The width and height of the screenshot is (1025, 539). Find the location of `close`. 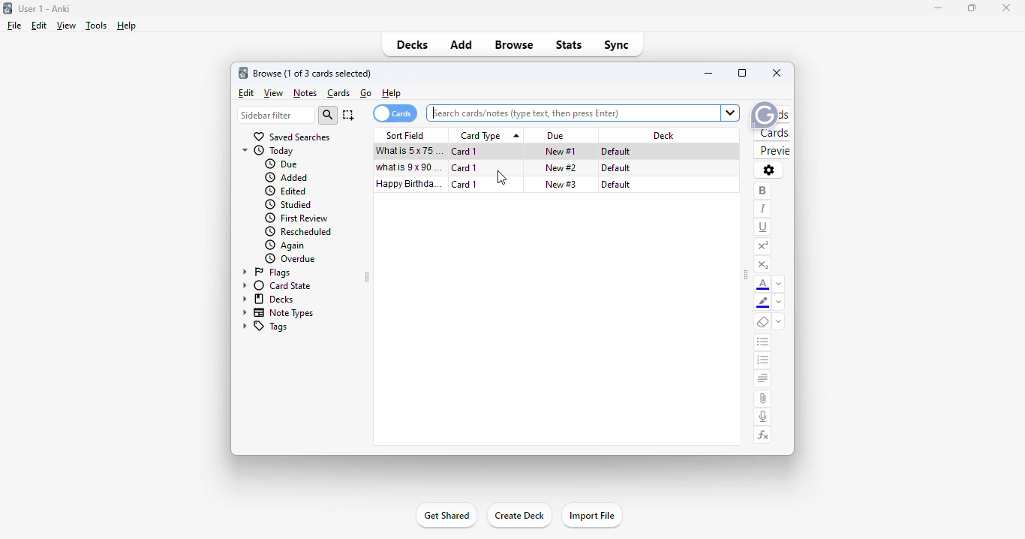

close is located at coordinates (1008, 8).